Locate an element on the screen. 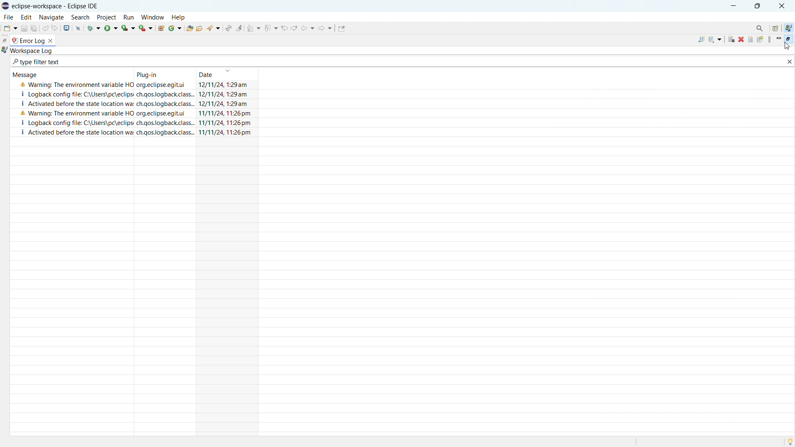  pin editor is located at coordinates (340, 28).